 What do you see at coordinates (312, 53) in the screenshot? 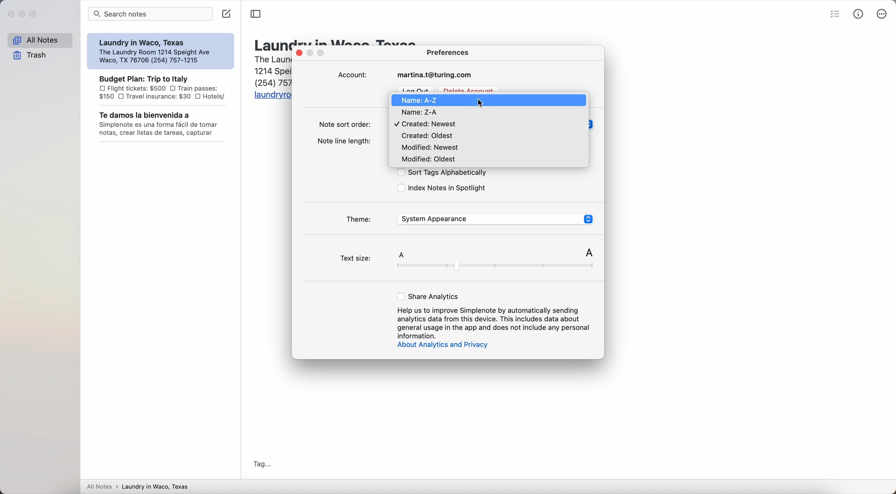
I see `disable minimize pop-up` at bounding box center [312, 53].